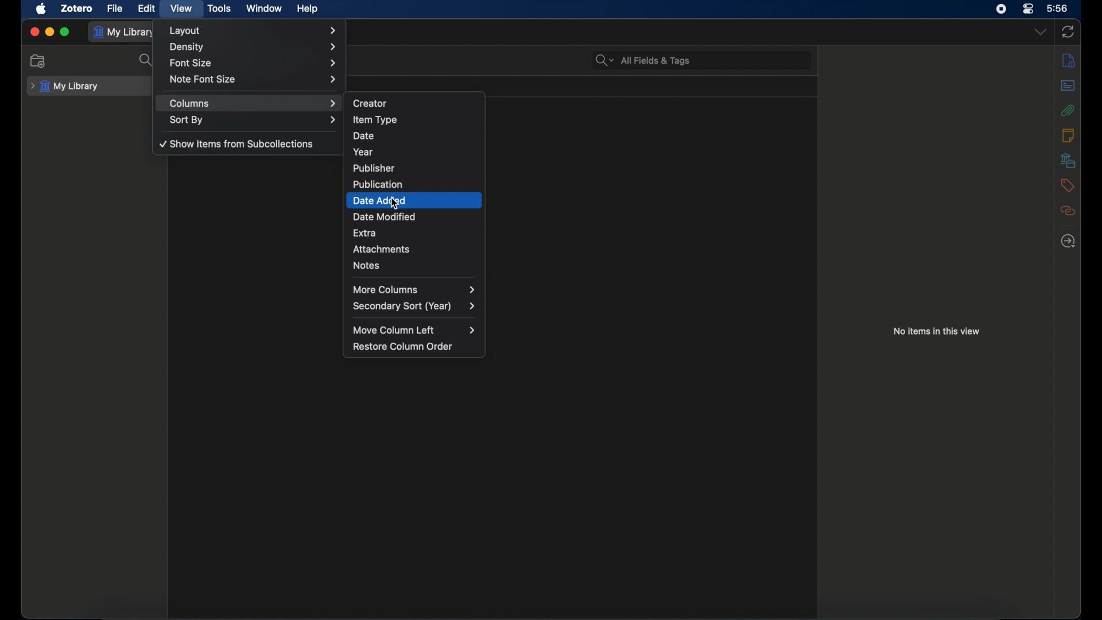  I want to click on year, so click(414, 150).